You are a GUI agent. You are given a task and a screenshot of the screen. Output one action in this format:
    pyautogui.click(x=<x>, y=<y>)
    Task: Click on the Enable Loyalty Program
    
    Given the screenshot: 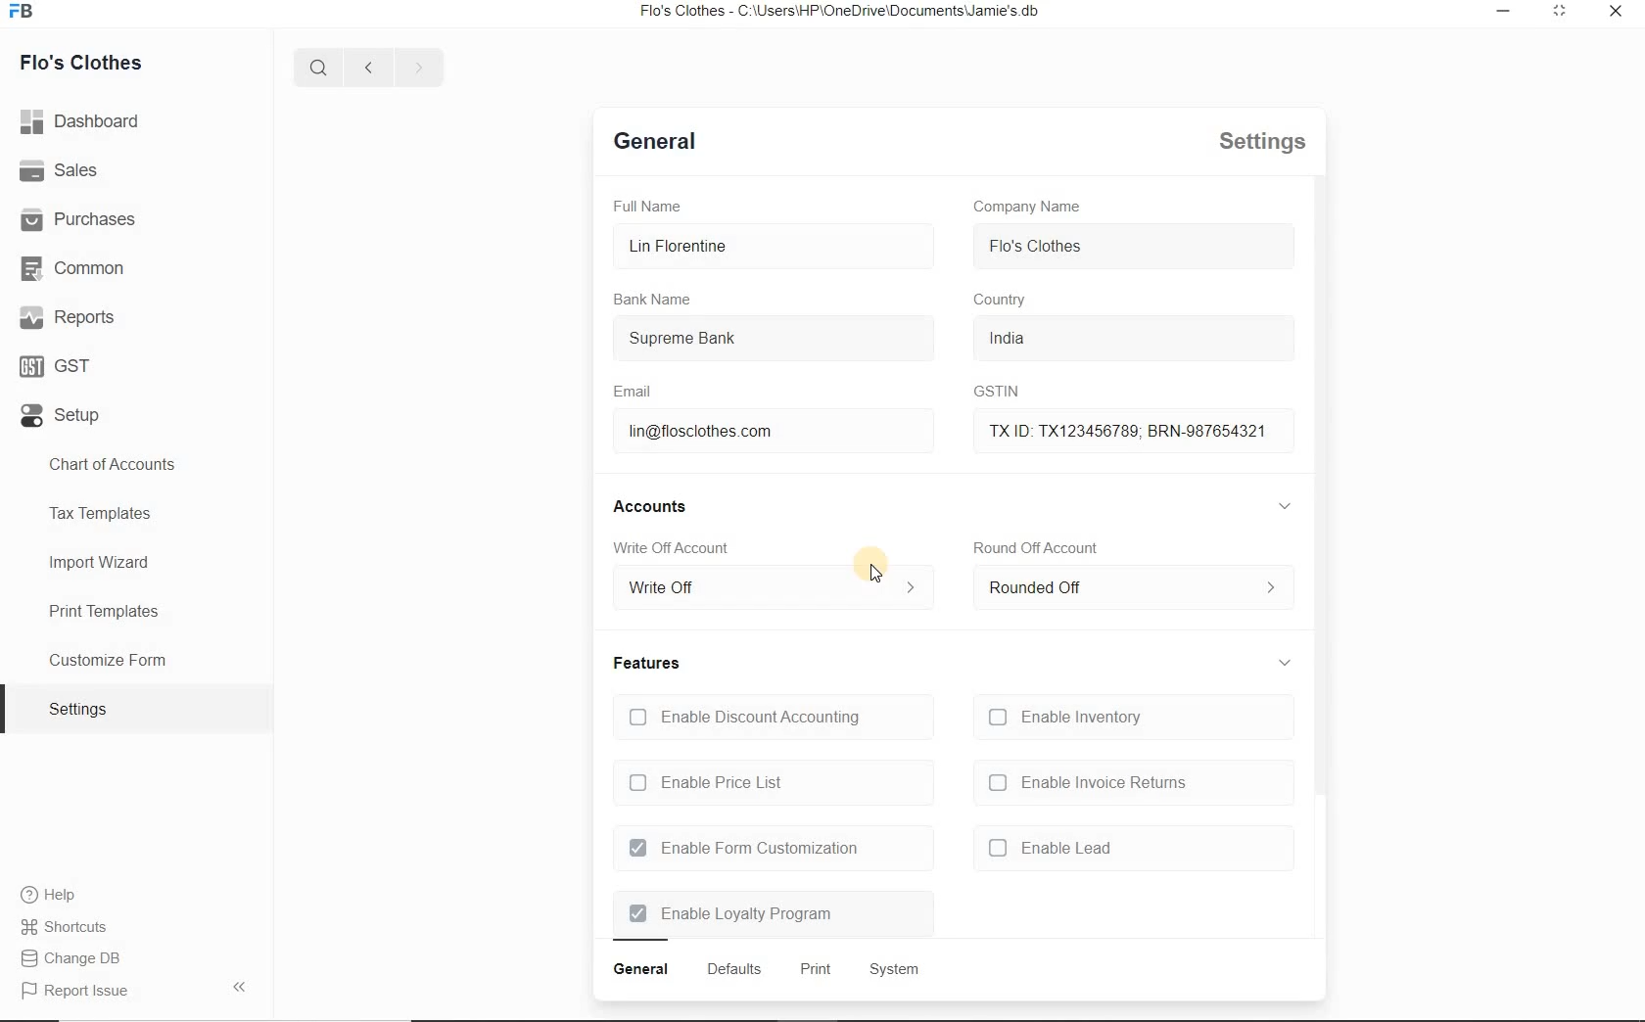 What is the action you would take?
    pyautogui.click(x=731, y=914)
    